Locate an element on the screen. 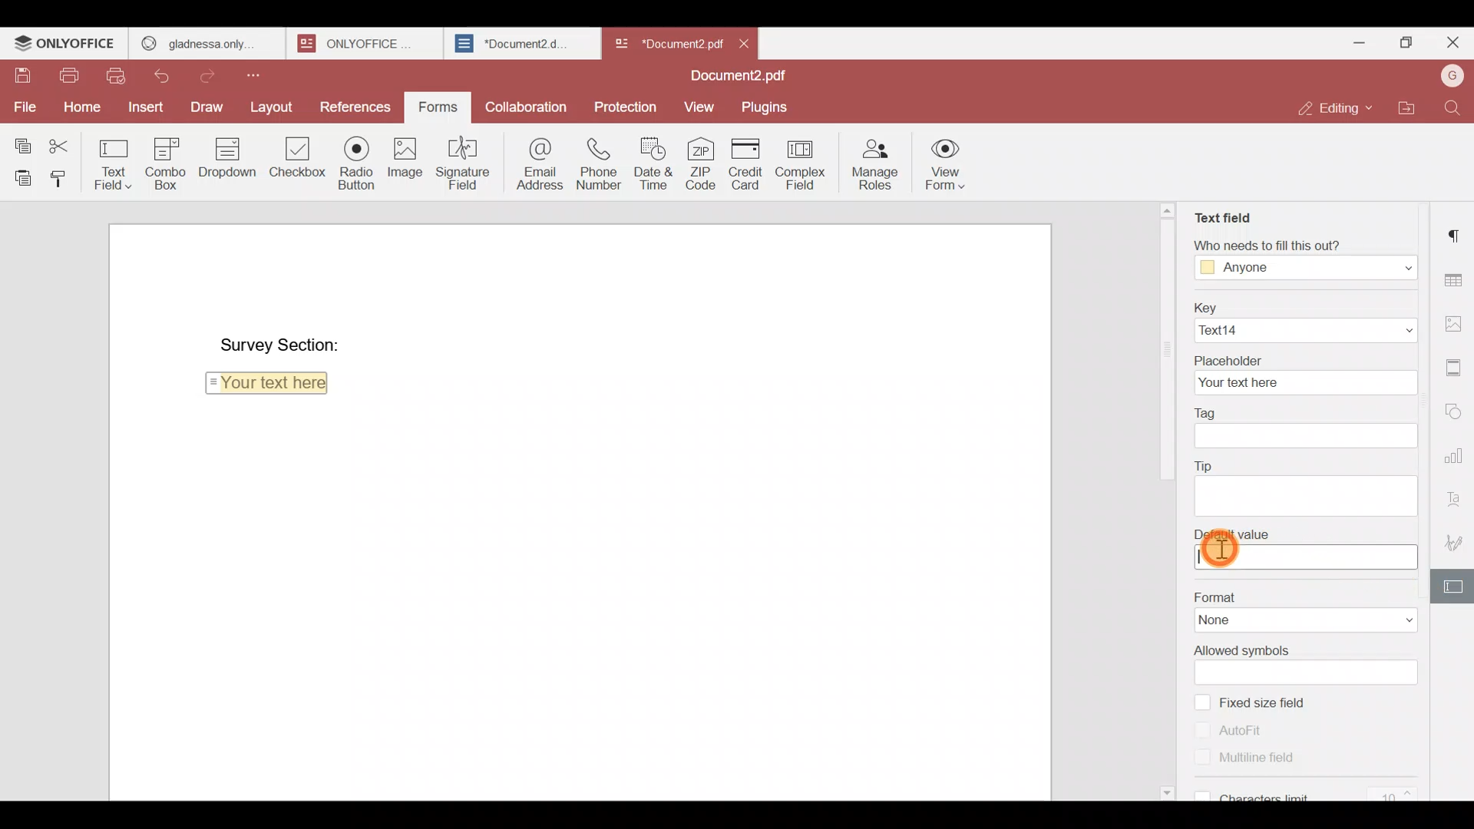 The image size is (1474, 829). Image settings is located at coordinates (1456, 319).